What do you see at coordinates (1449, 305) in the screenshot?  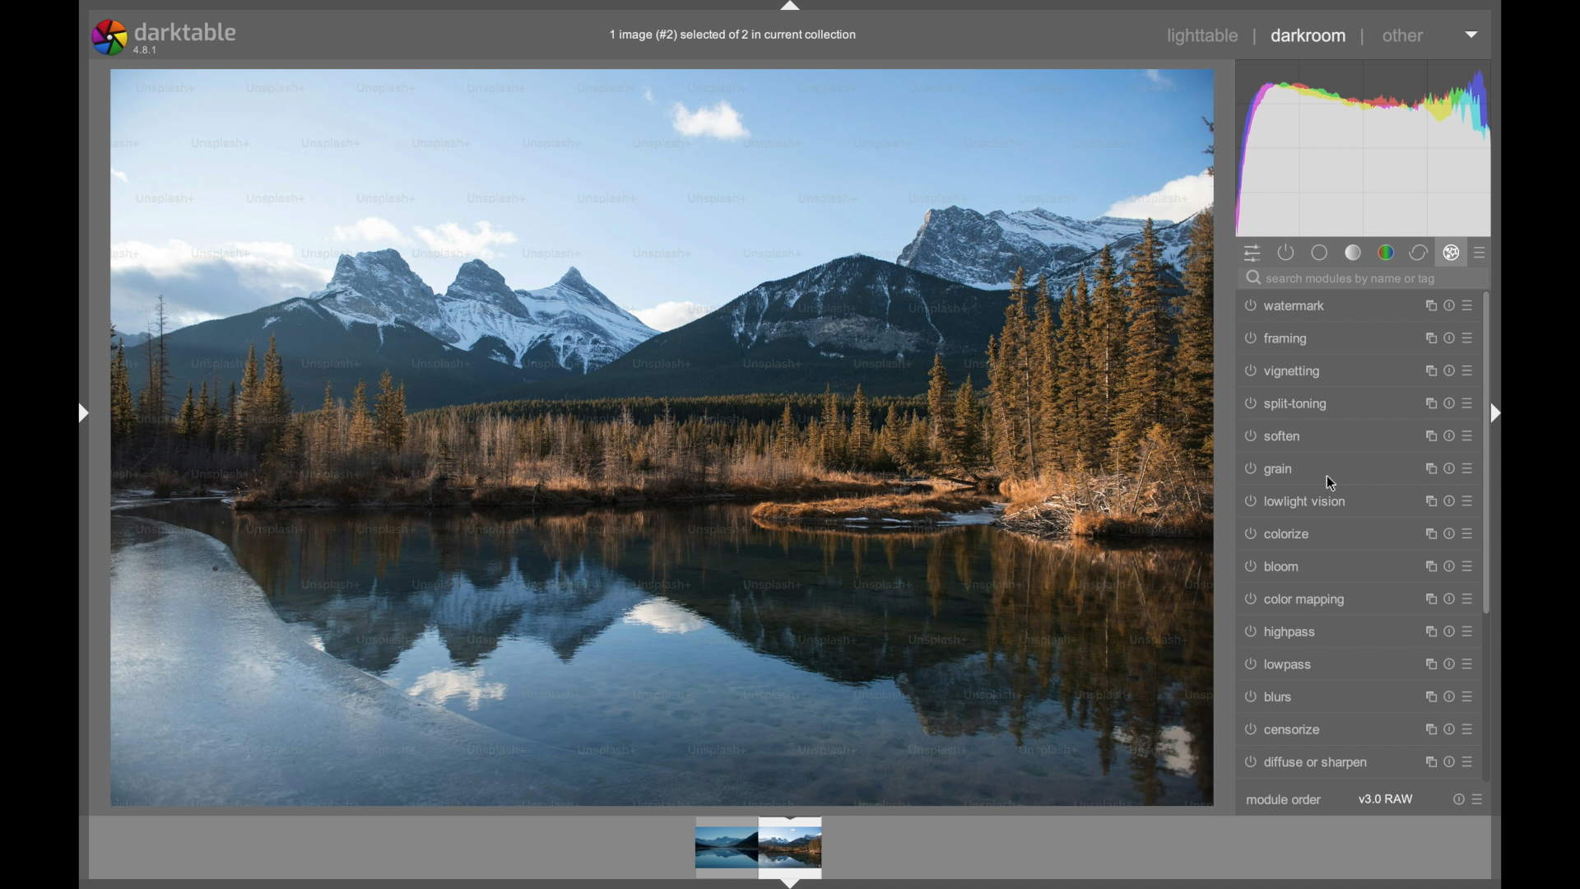 I see `reset parameters` at bounding box center [1449, 305].